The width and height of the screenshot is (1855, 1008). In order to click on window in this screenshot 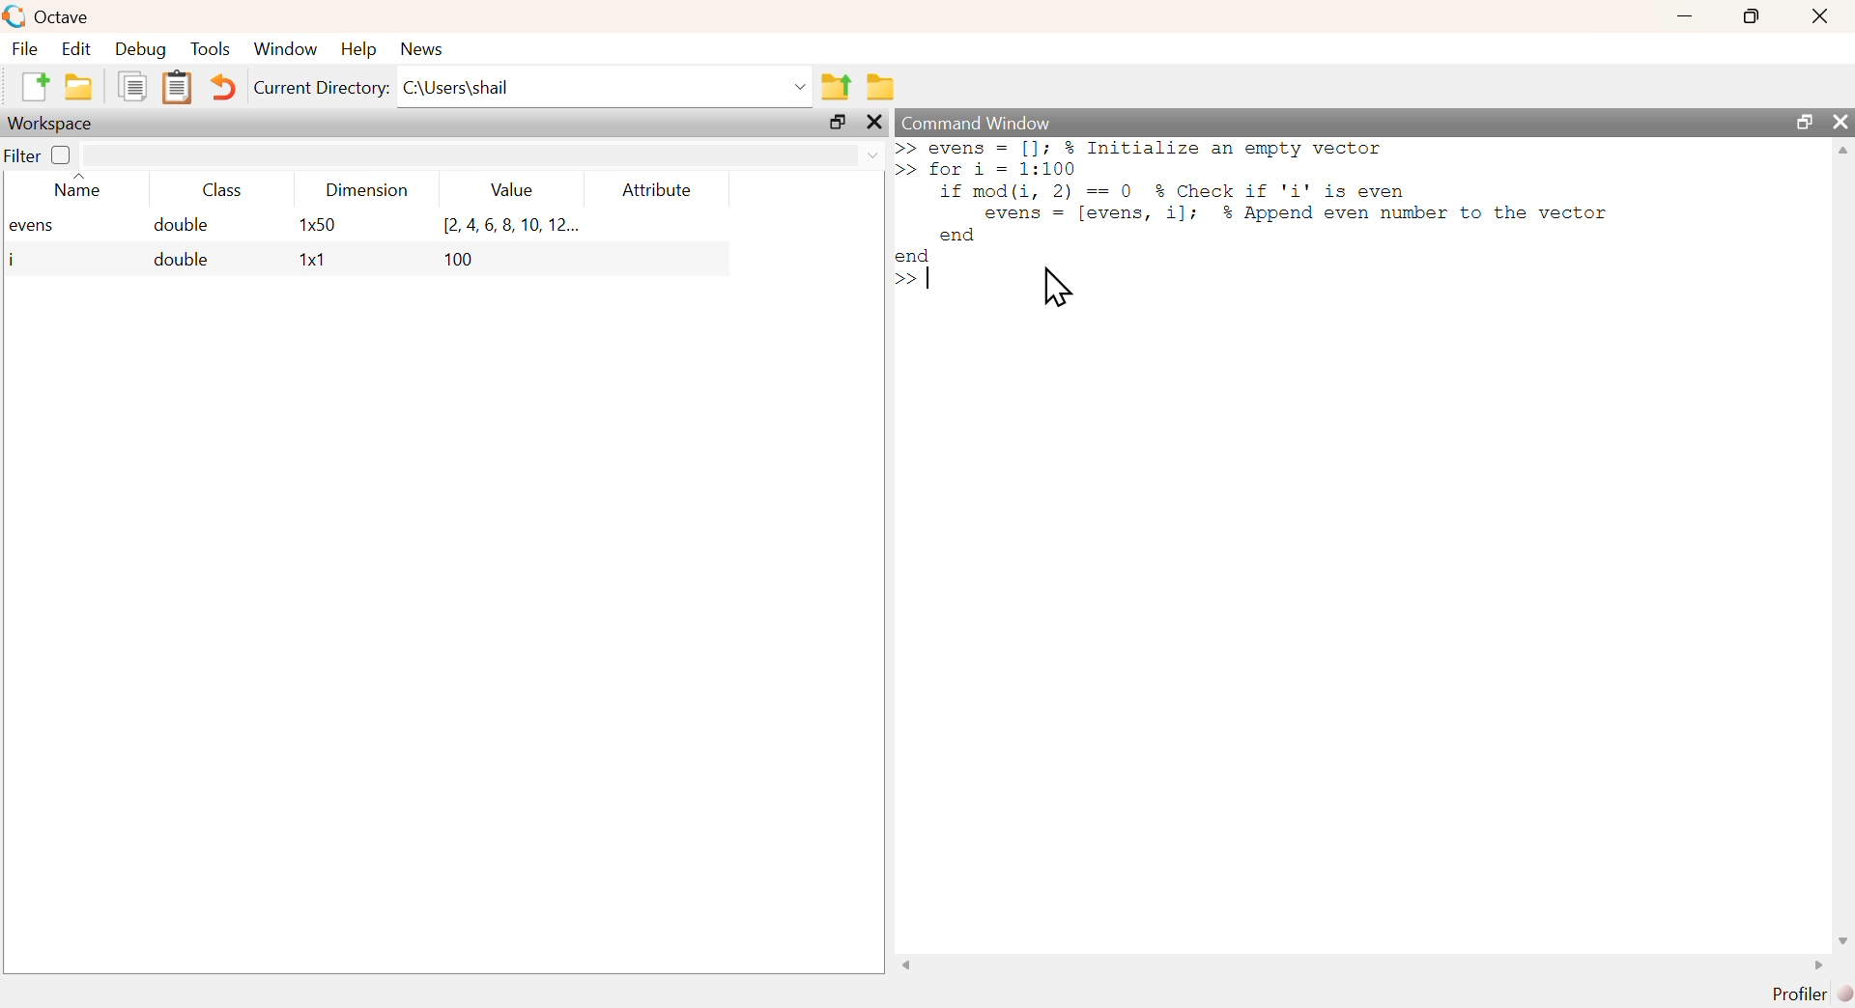, I will do `click(287, 49)`.